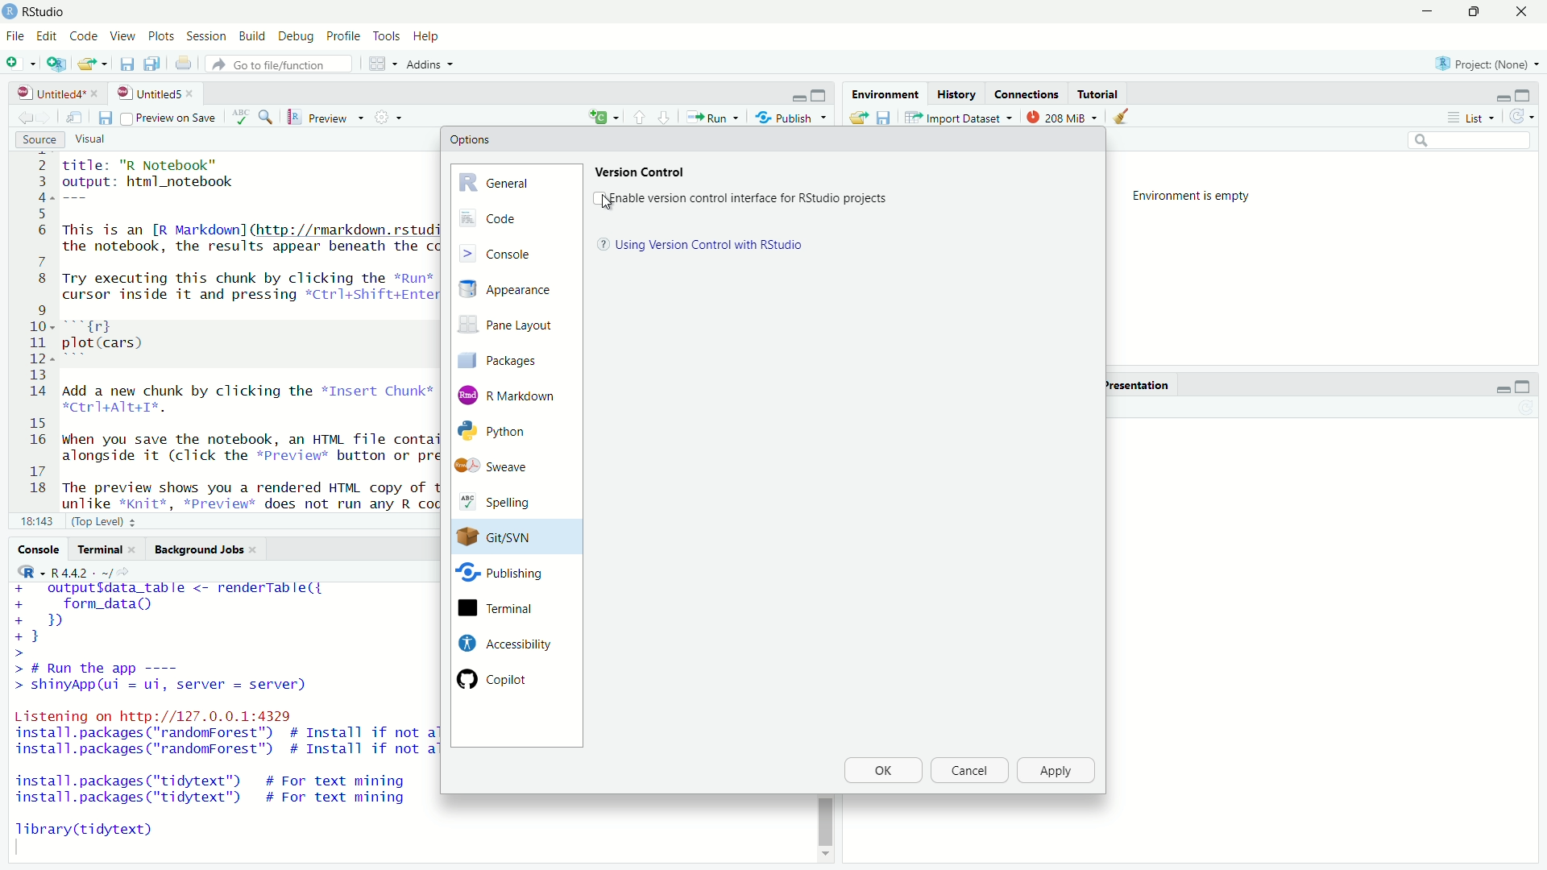 The height and width of the screenshot is (870, 1547). What do you see at coordinates (97, 93) in the screenshot?
I see `close` at bounding box center [97, 93].